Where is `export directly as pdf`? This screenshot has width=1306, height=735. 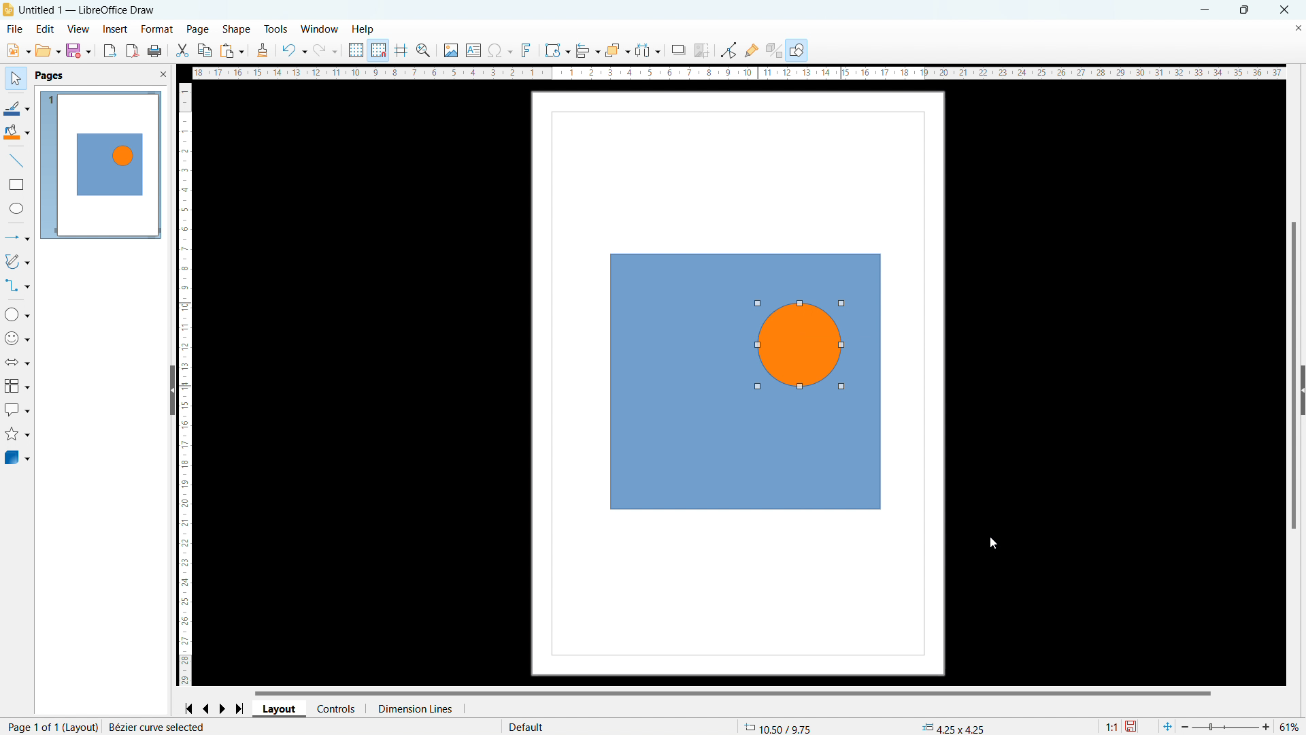 export directly as pdf is located at coordinates (131, 50).